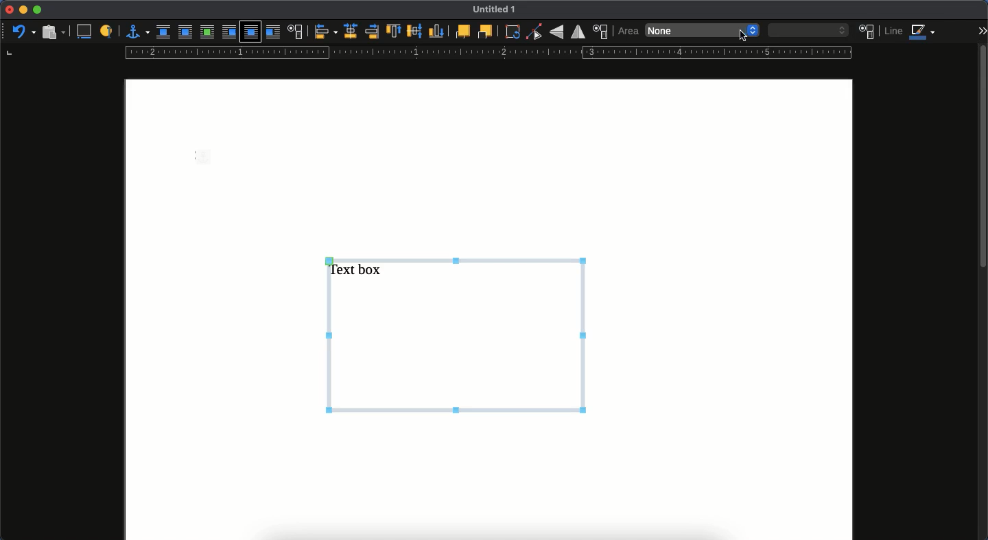 This screenshot has height=540, width=988. I want to click on center, so click(414, 31).